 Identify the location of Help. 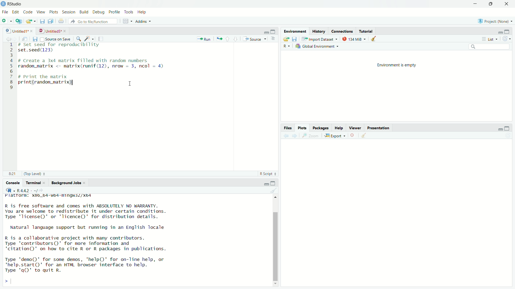
(340, 127).